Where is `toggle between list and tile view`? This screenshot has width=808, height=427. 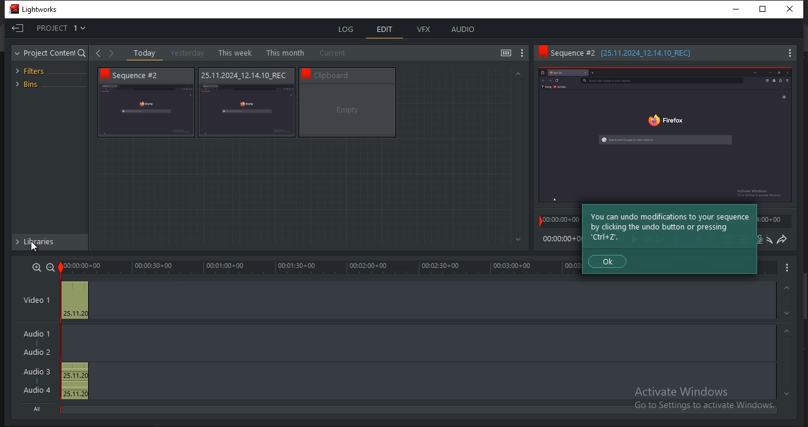
toggle between list and tile view is located at coordinates (506, 53).